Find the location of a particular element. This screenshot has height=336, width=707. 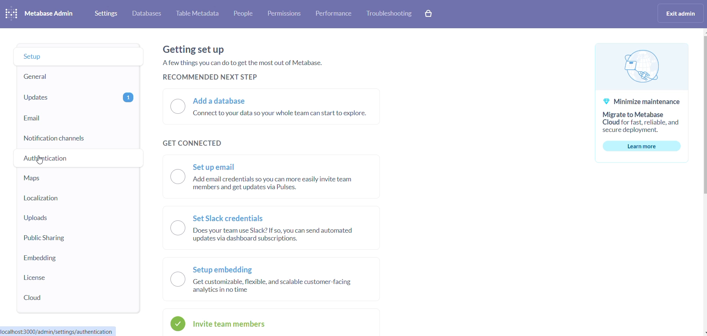

cart is located at coordinates (428, 13).